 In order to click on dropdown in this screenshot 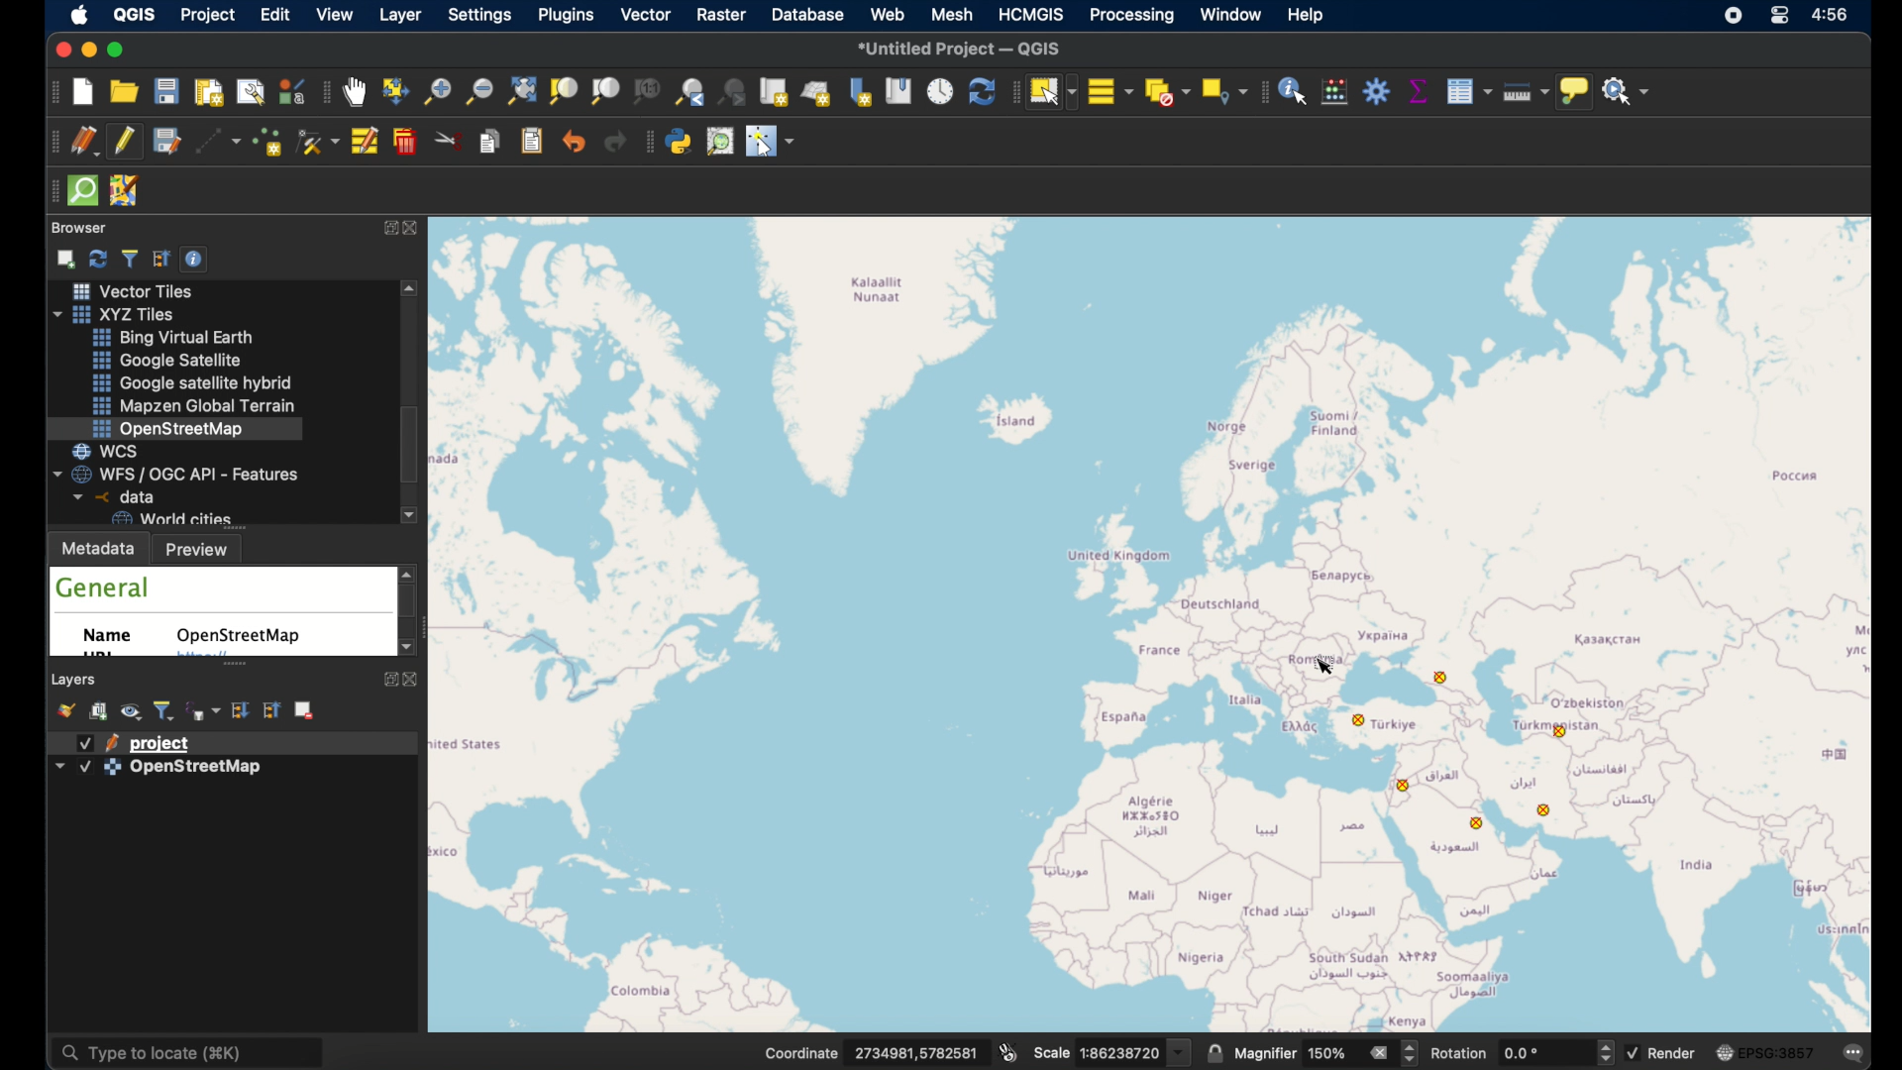, I will do `click(58, 765)`.